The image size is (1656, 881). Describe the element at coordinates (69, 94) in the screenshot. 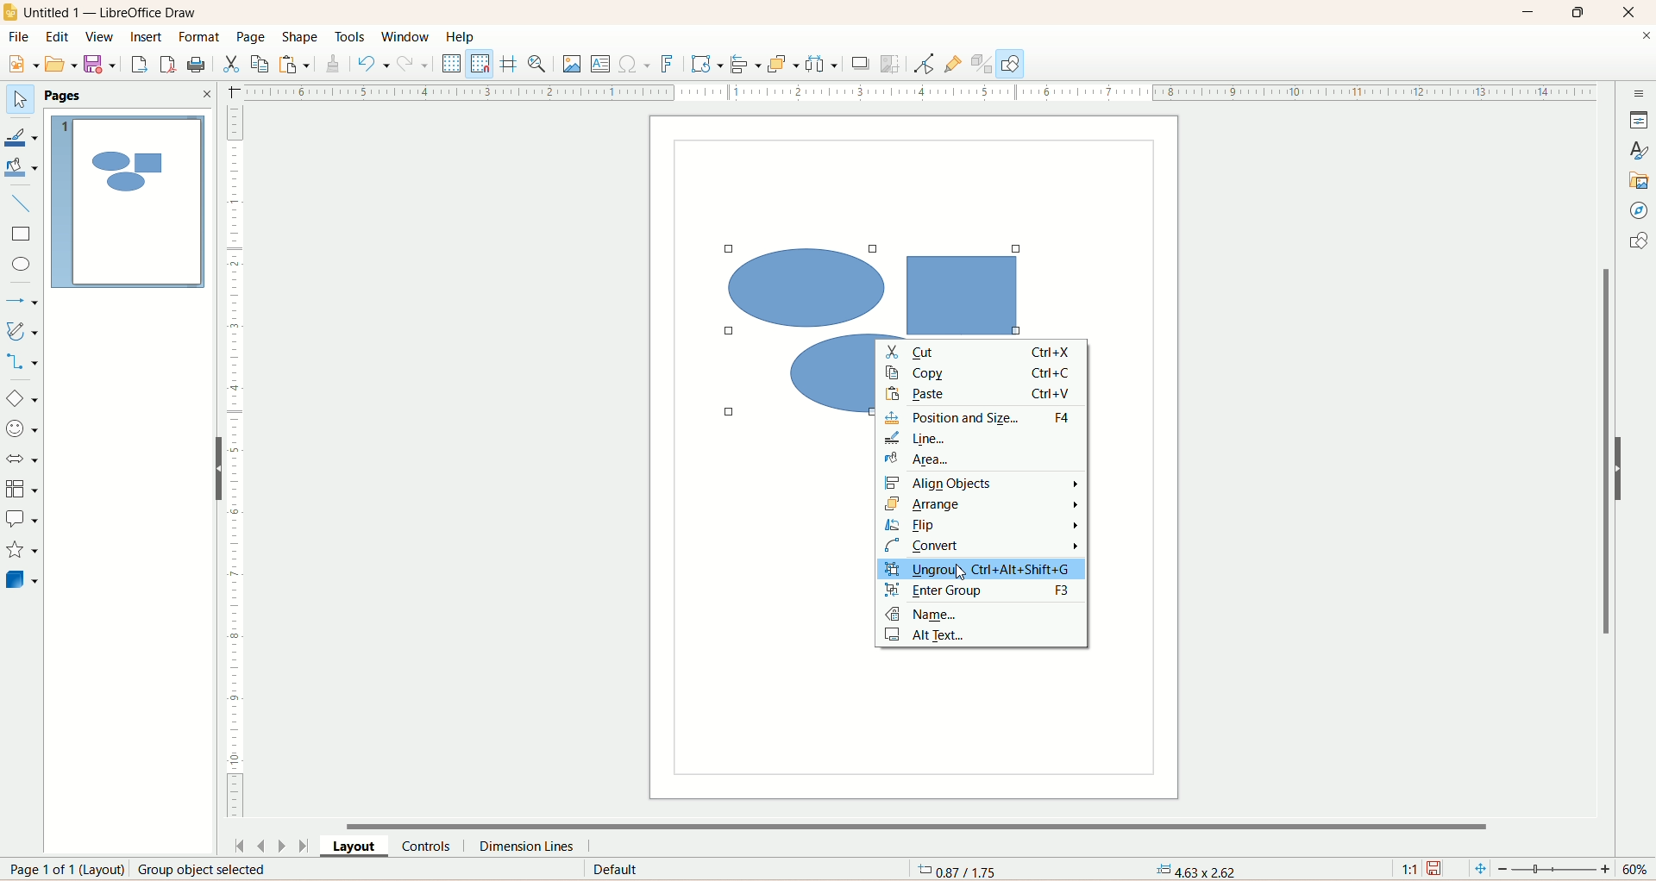

I see `pages` at that location.